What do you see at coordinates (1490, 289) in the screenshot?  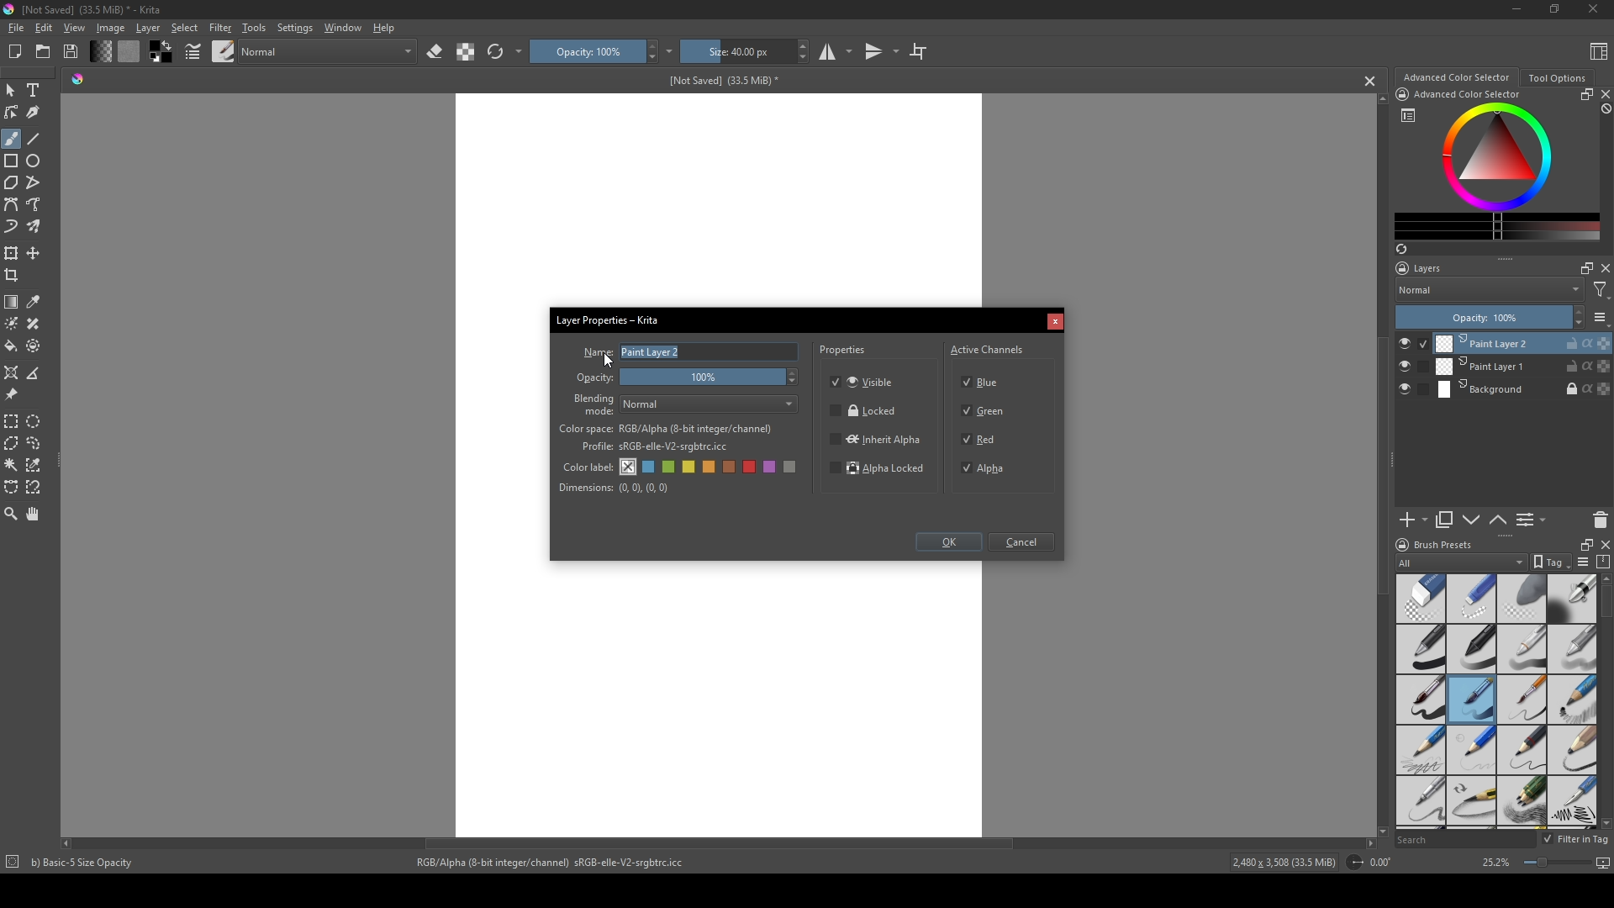 I see `Normal` at bounding box center [1490, 289].